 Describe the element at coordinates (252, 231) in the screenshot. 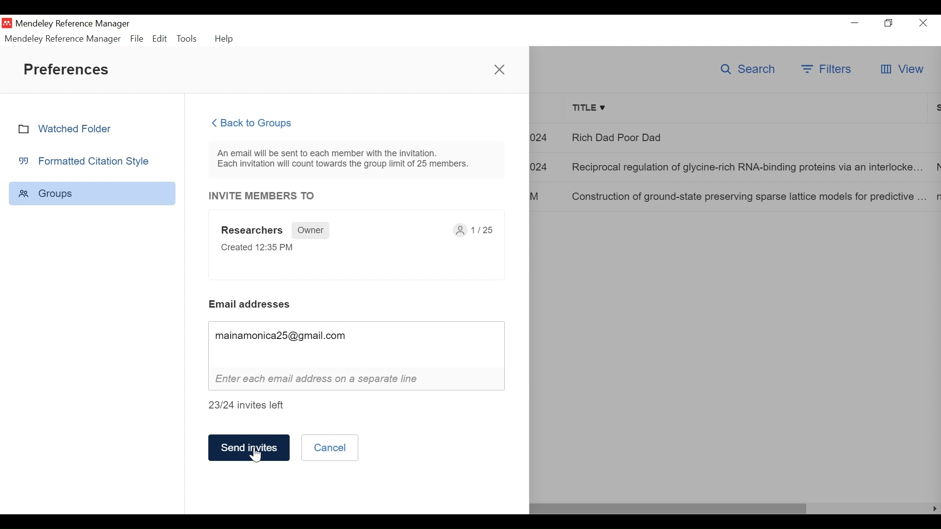

I see `Researchers` at that location.